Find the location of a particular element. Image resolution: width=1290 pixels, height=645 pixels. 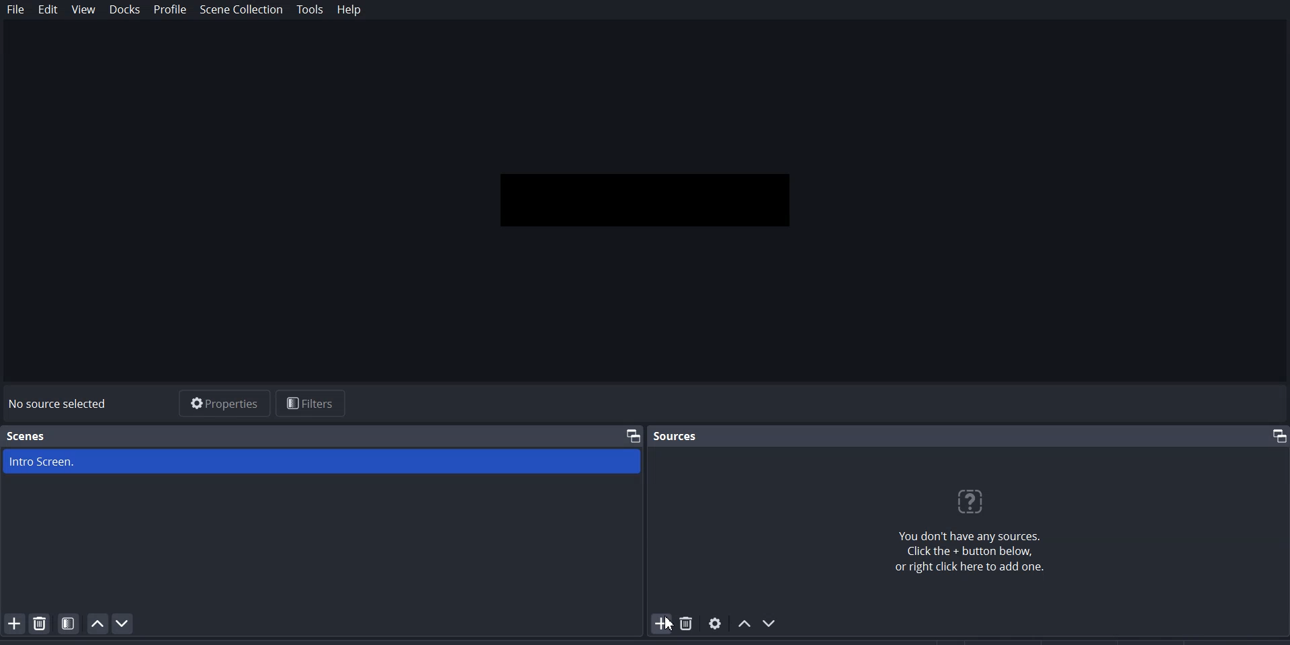

Add Source is located at coordinates (662, 623).